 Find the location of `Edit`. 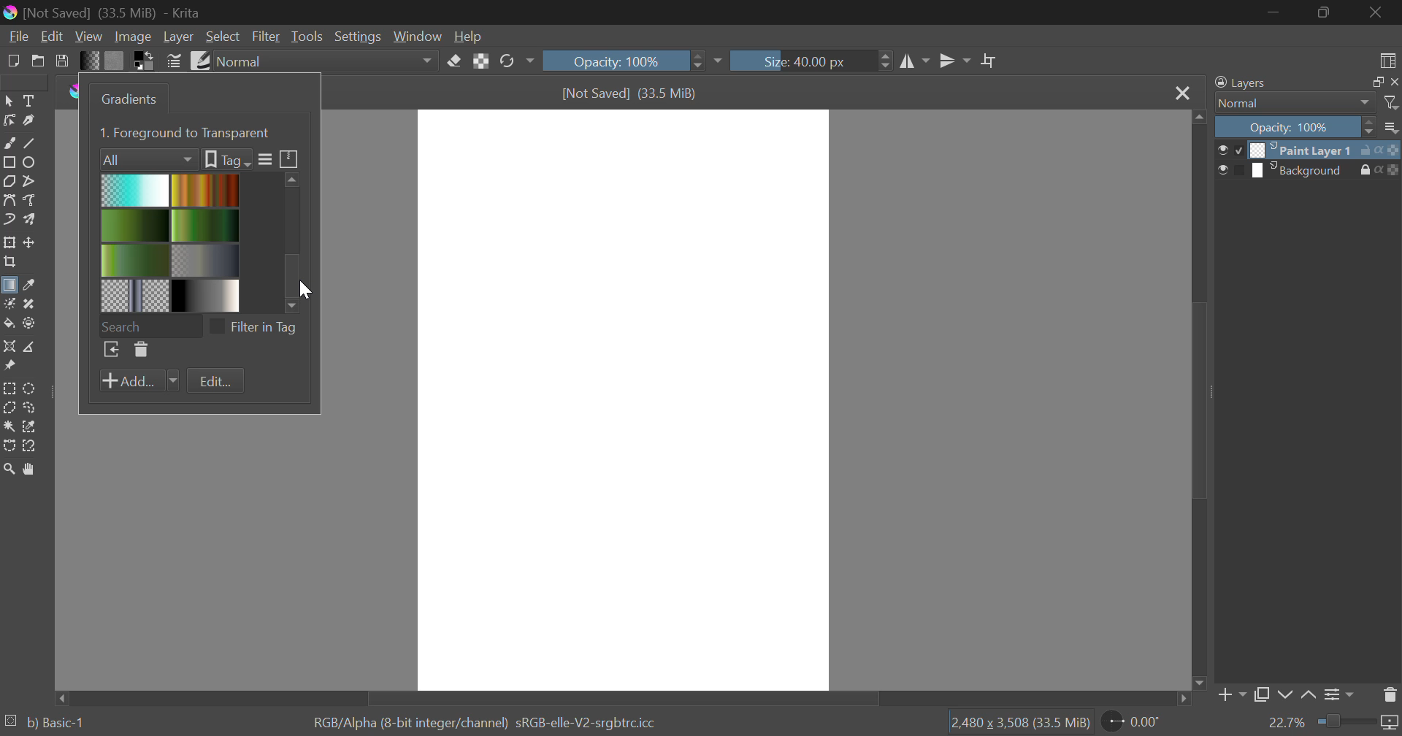

Edit is located at coordinates (53, 37).